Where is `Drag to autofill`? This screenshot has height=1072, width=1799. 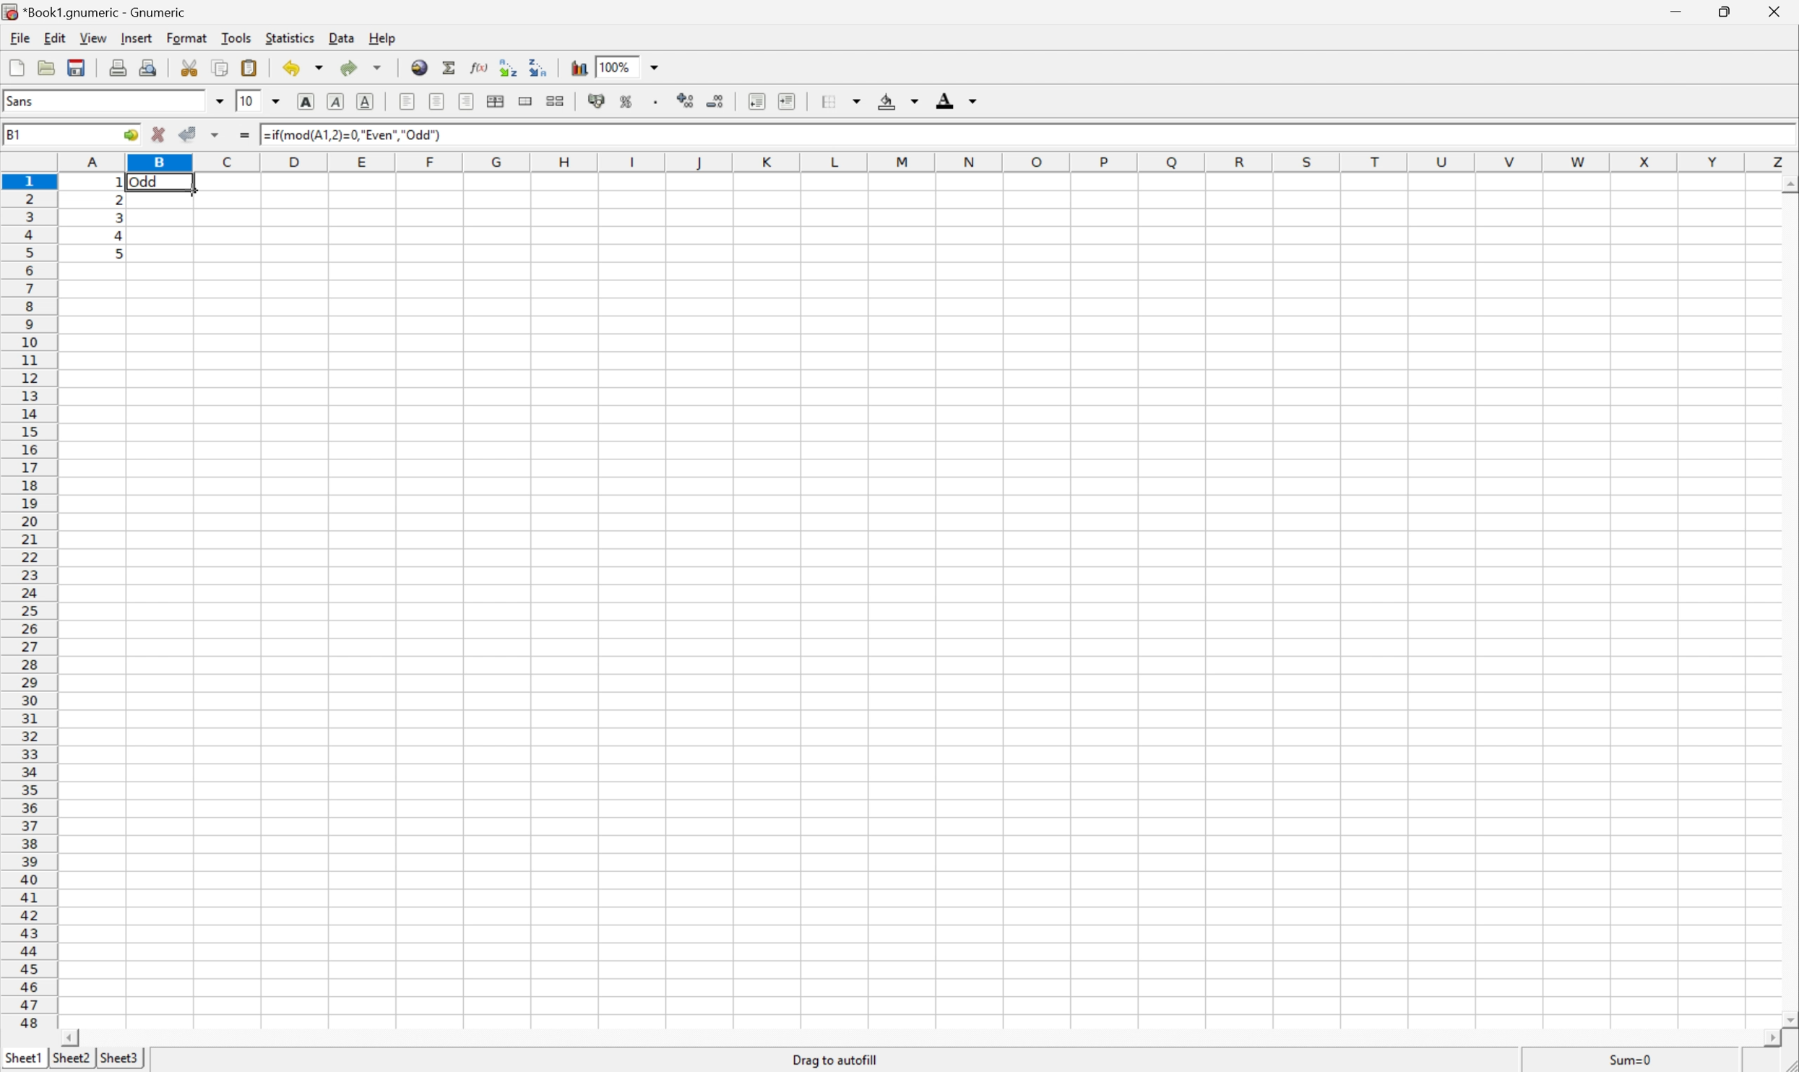
Drag to autofill is located at coordinates (834, 1060).